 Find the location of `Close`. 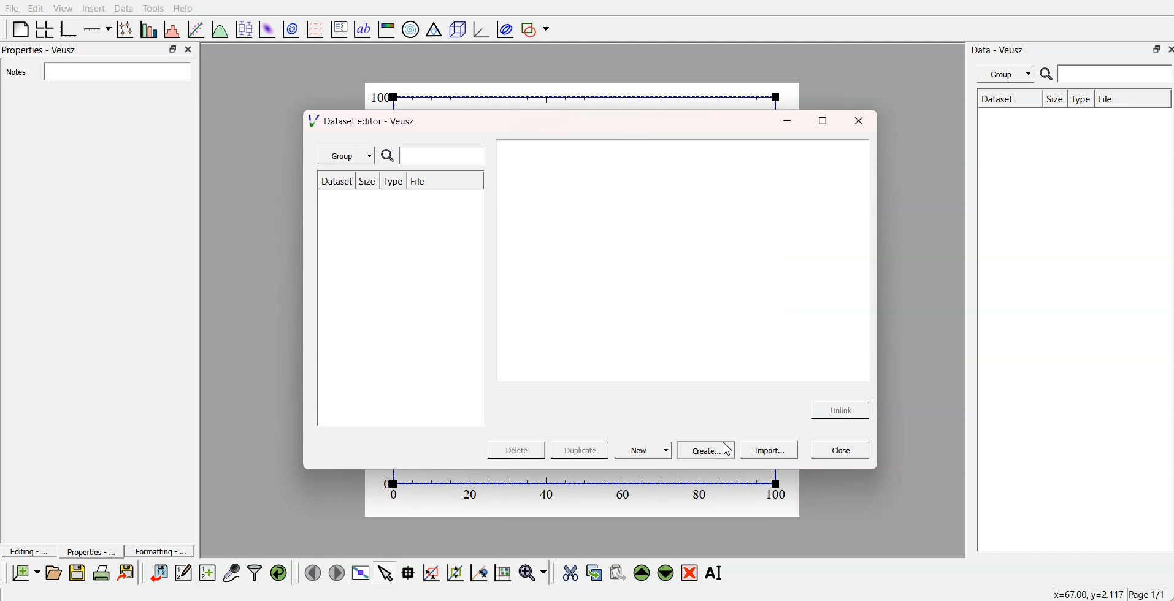

Close is located at coordinates (842, 448).